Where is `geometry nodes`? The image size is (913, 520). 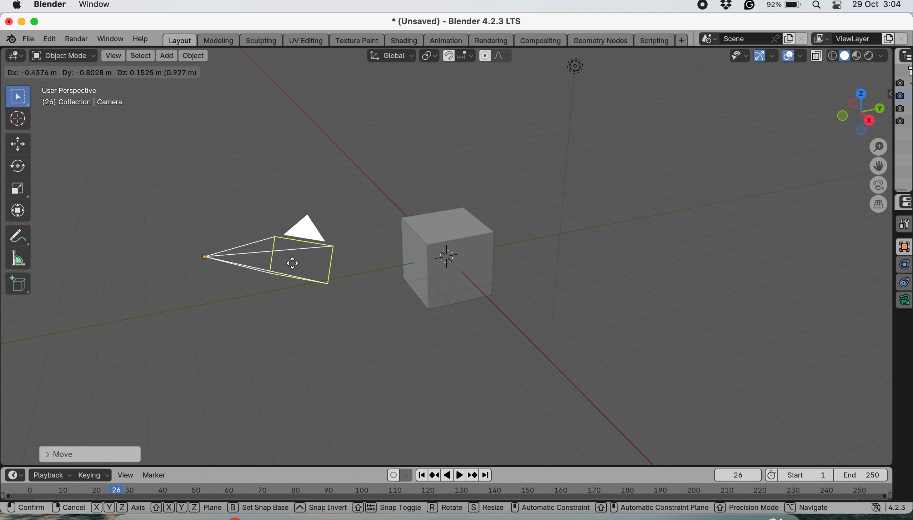
geometry nodes is located at coordinates (600, 40).